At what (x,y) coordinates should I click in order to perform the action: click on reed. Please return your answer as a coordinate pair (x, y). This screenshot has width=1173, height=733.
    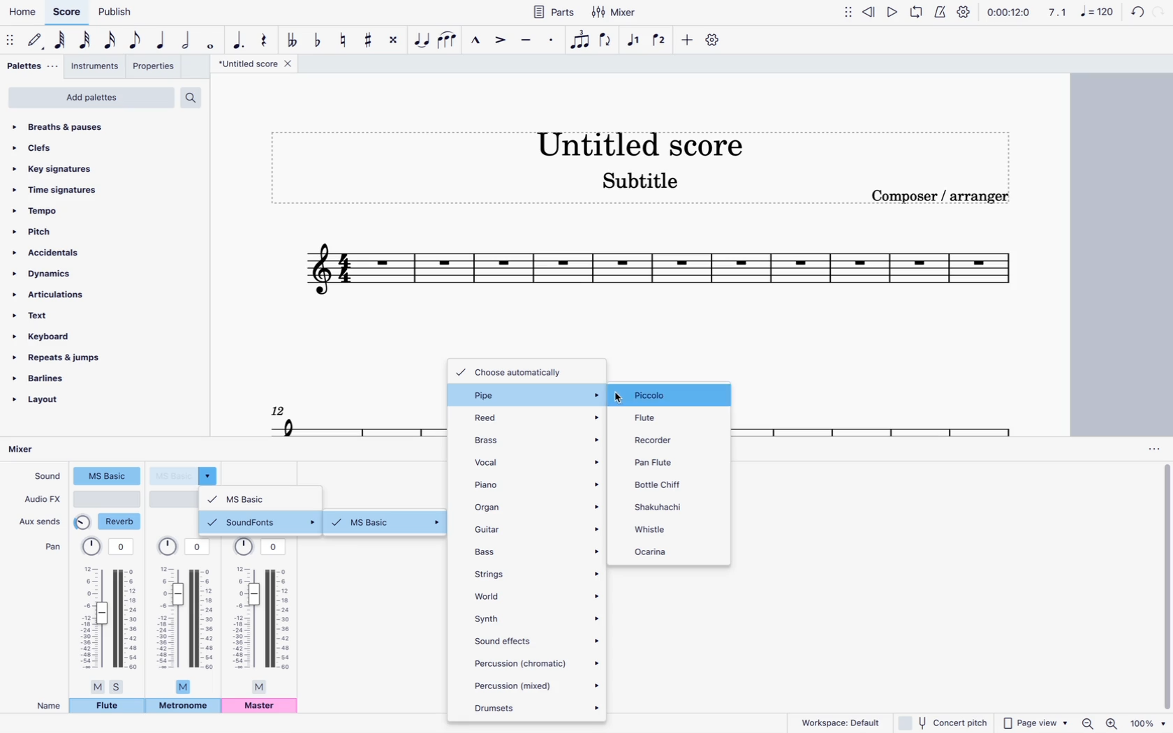
    Looking at the image, I should click on (536, 417).